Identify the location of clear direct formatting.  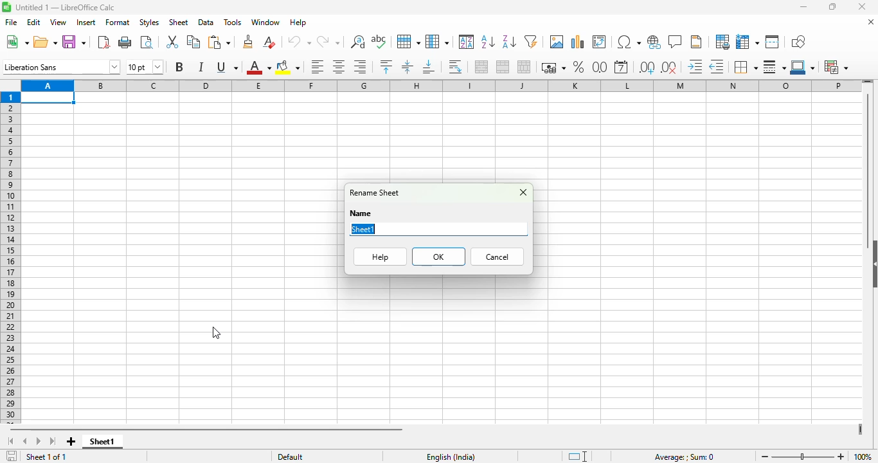
(269, 41).